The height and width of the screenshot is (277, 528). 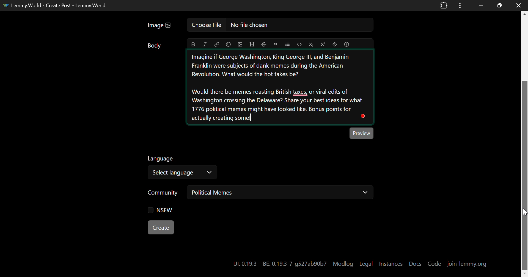 What do you see at coordinates (416, 264) in the screenshot?
I see `Docs` at bounding box center [416, 264].